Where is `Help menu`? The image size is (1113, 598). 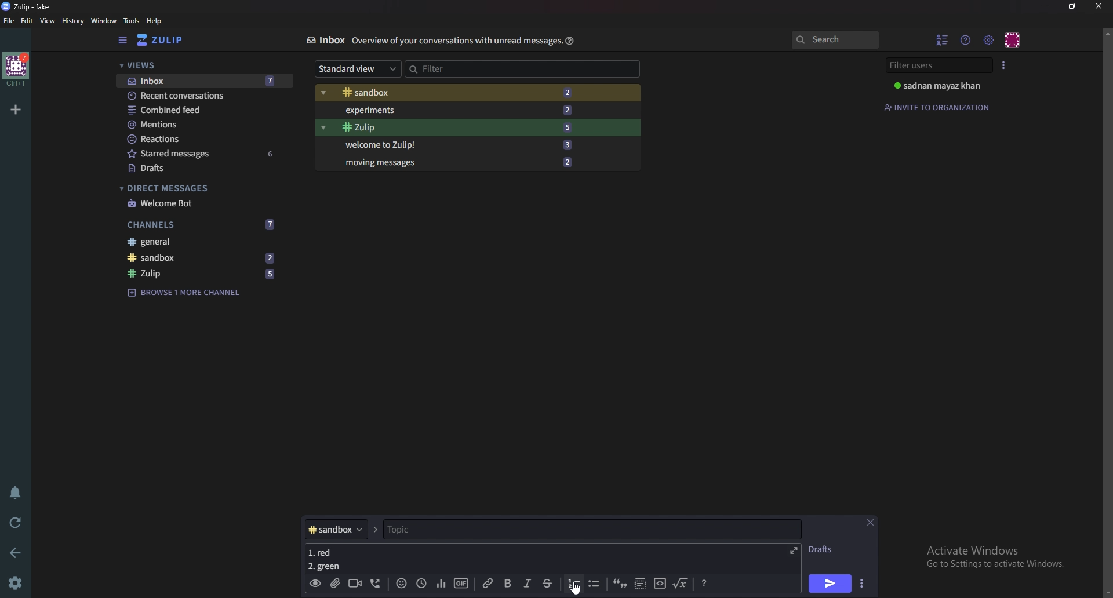 Help menu is located at coordinates (967, 39).